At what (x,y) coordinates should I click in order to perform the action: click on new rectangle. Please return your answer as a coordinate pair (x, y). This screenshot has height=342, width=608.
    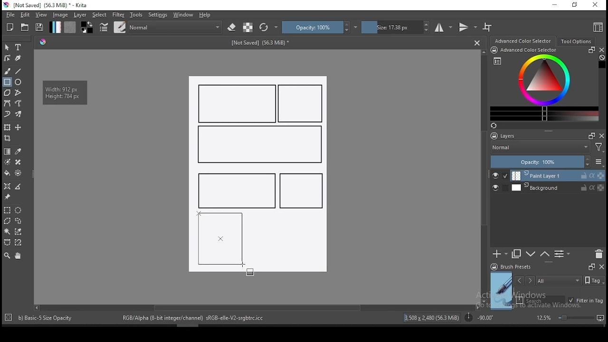
    Looking at the image, I should click on (301, 191).